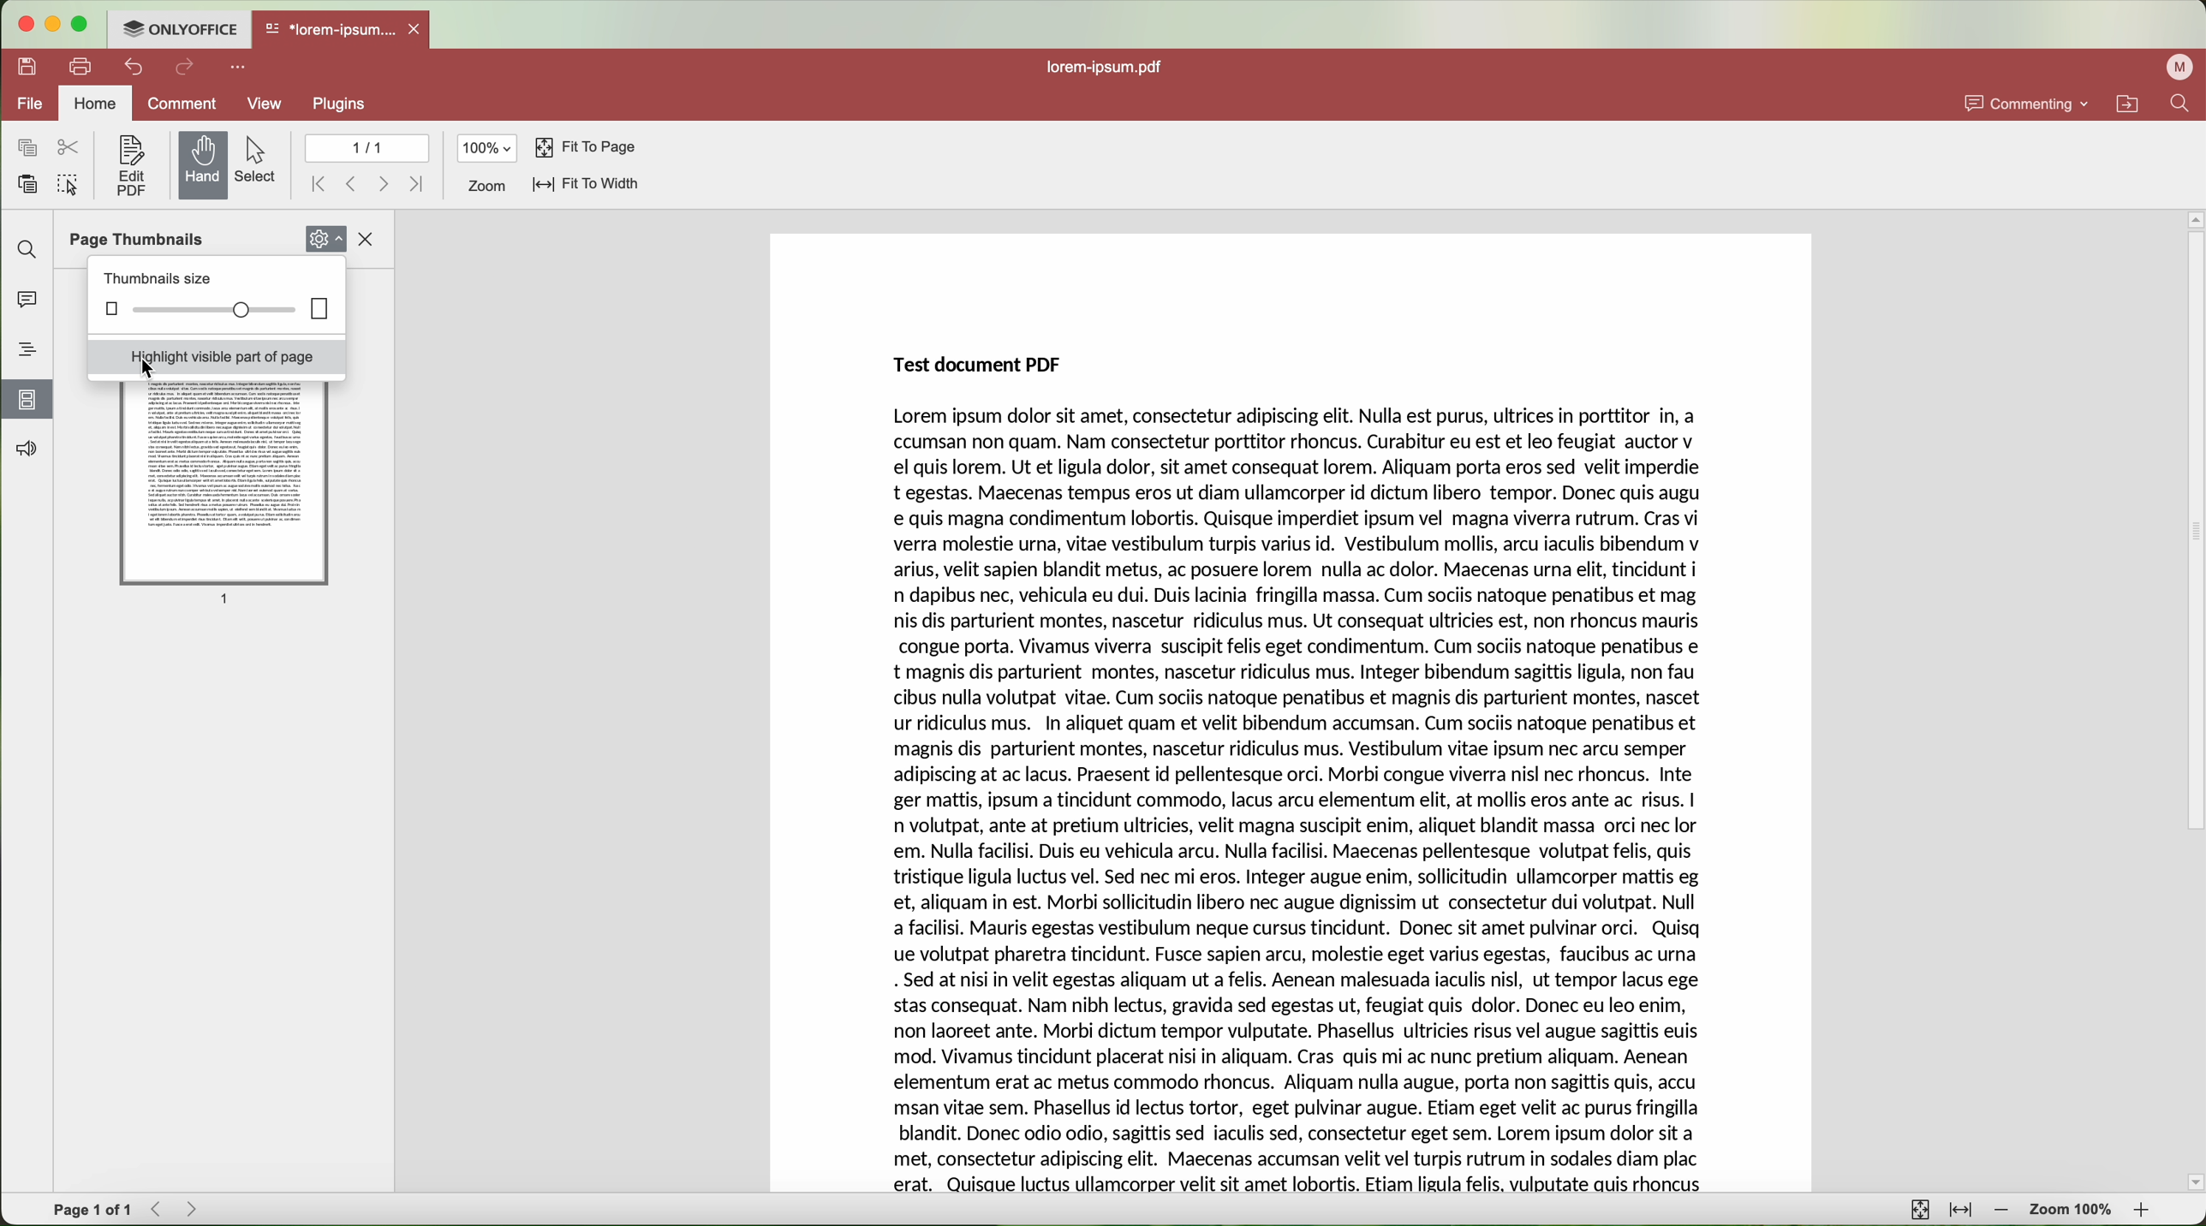 Image resolution: width=2206 pixels, height=1226 pixels. What do you see at coordinates (2192, 699) in the screenshot?
I see `scroll bar` at bounding box center [2192, 699].